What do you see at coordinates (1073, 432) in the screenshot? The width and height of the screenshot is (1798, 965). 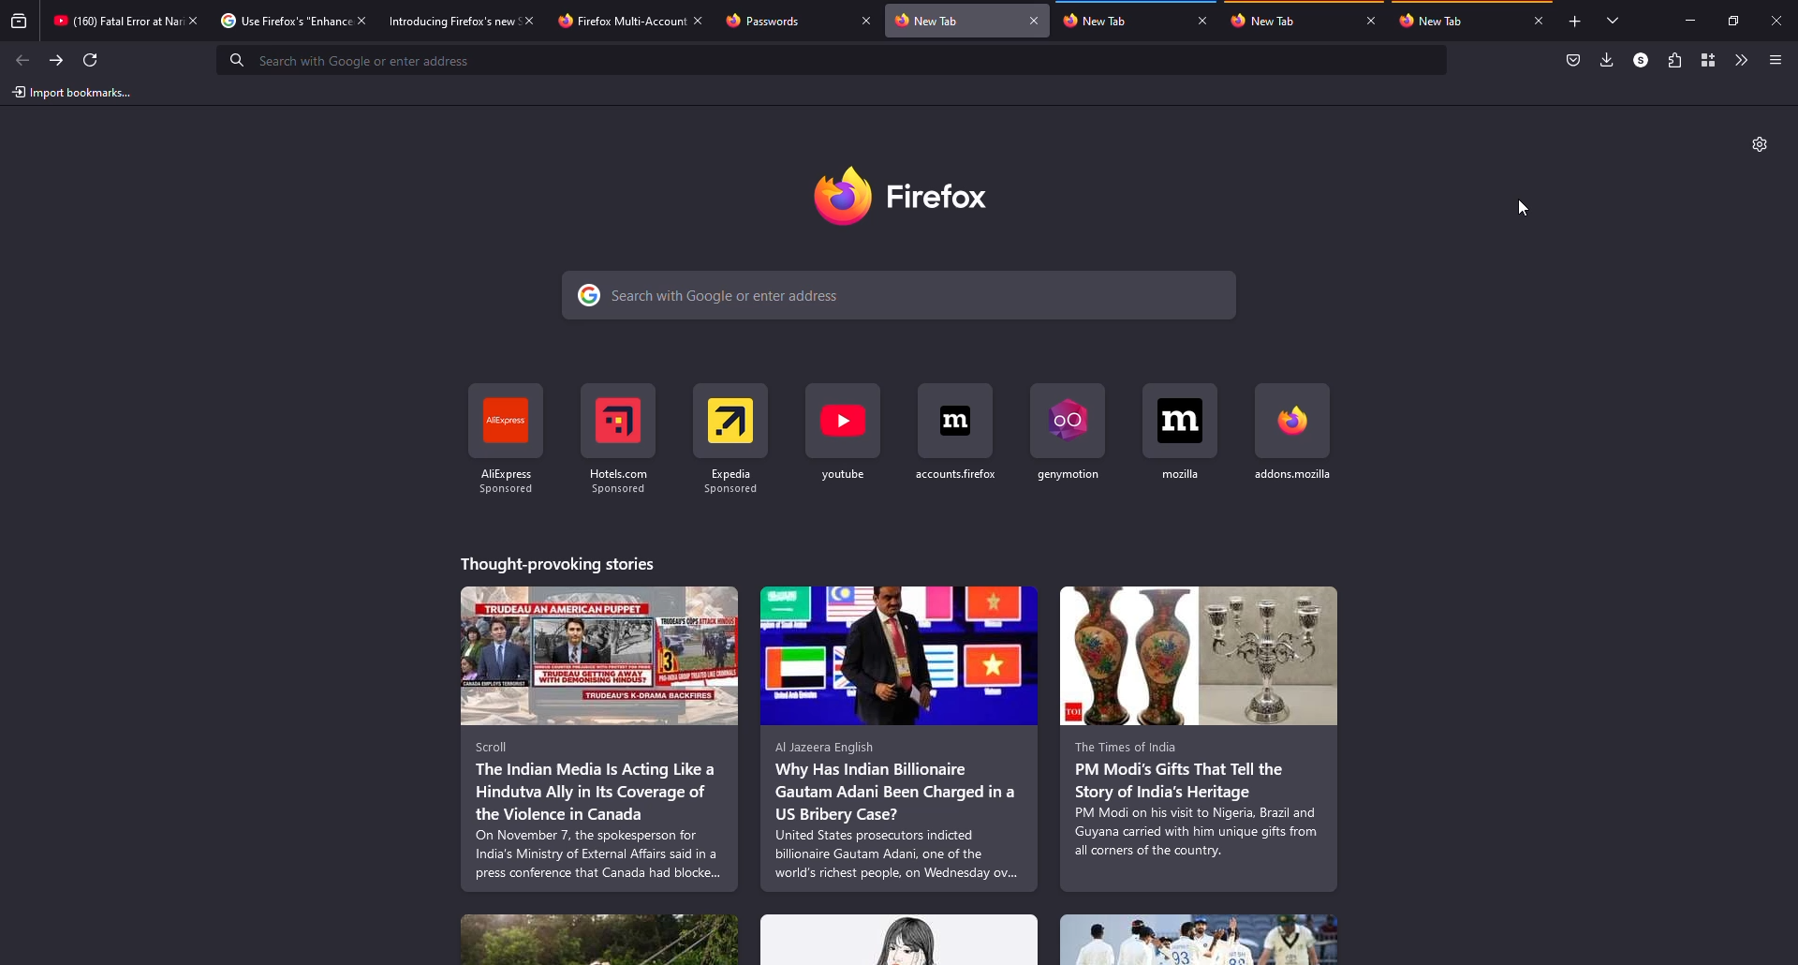 I see `shortcut` at bounding box center [1073, 432].